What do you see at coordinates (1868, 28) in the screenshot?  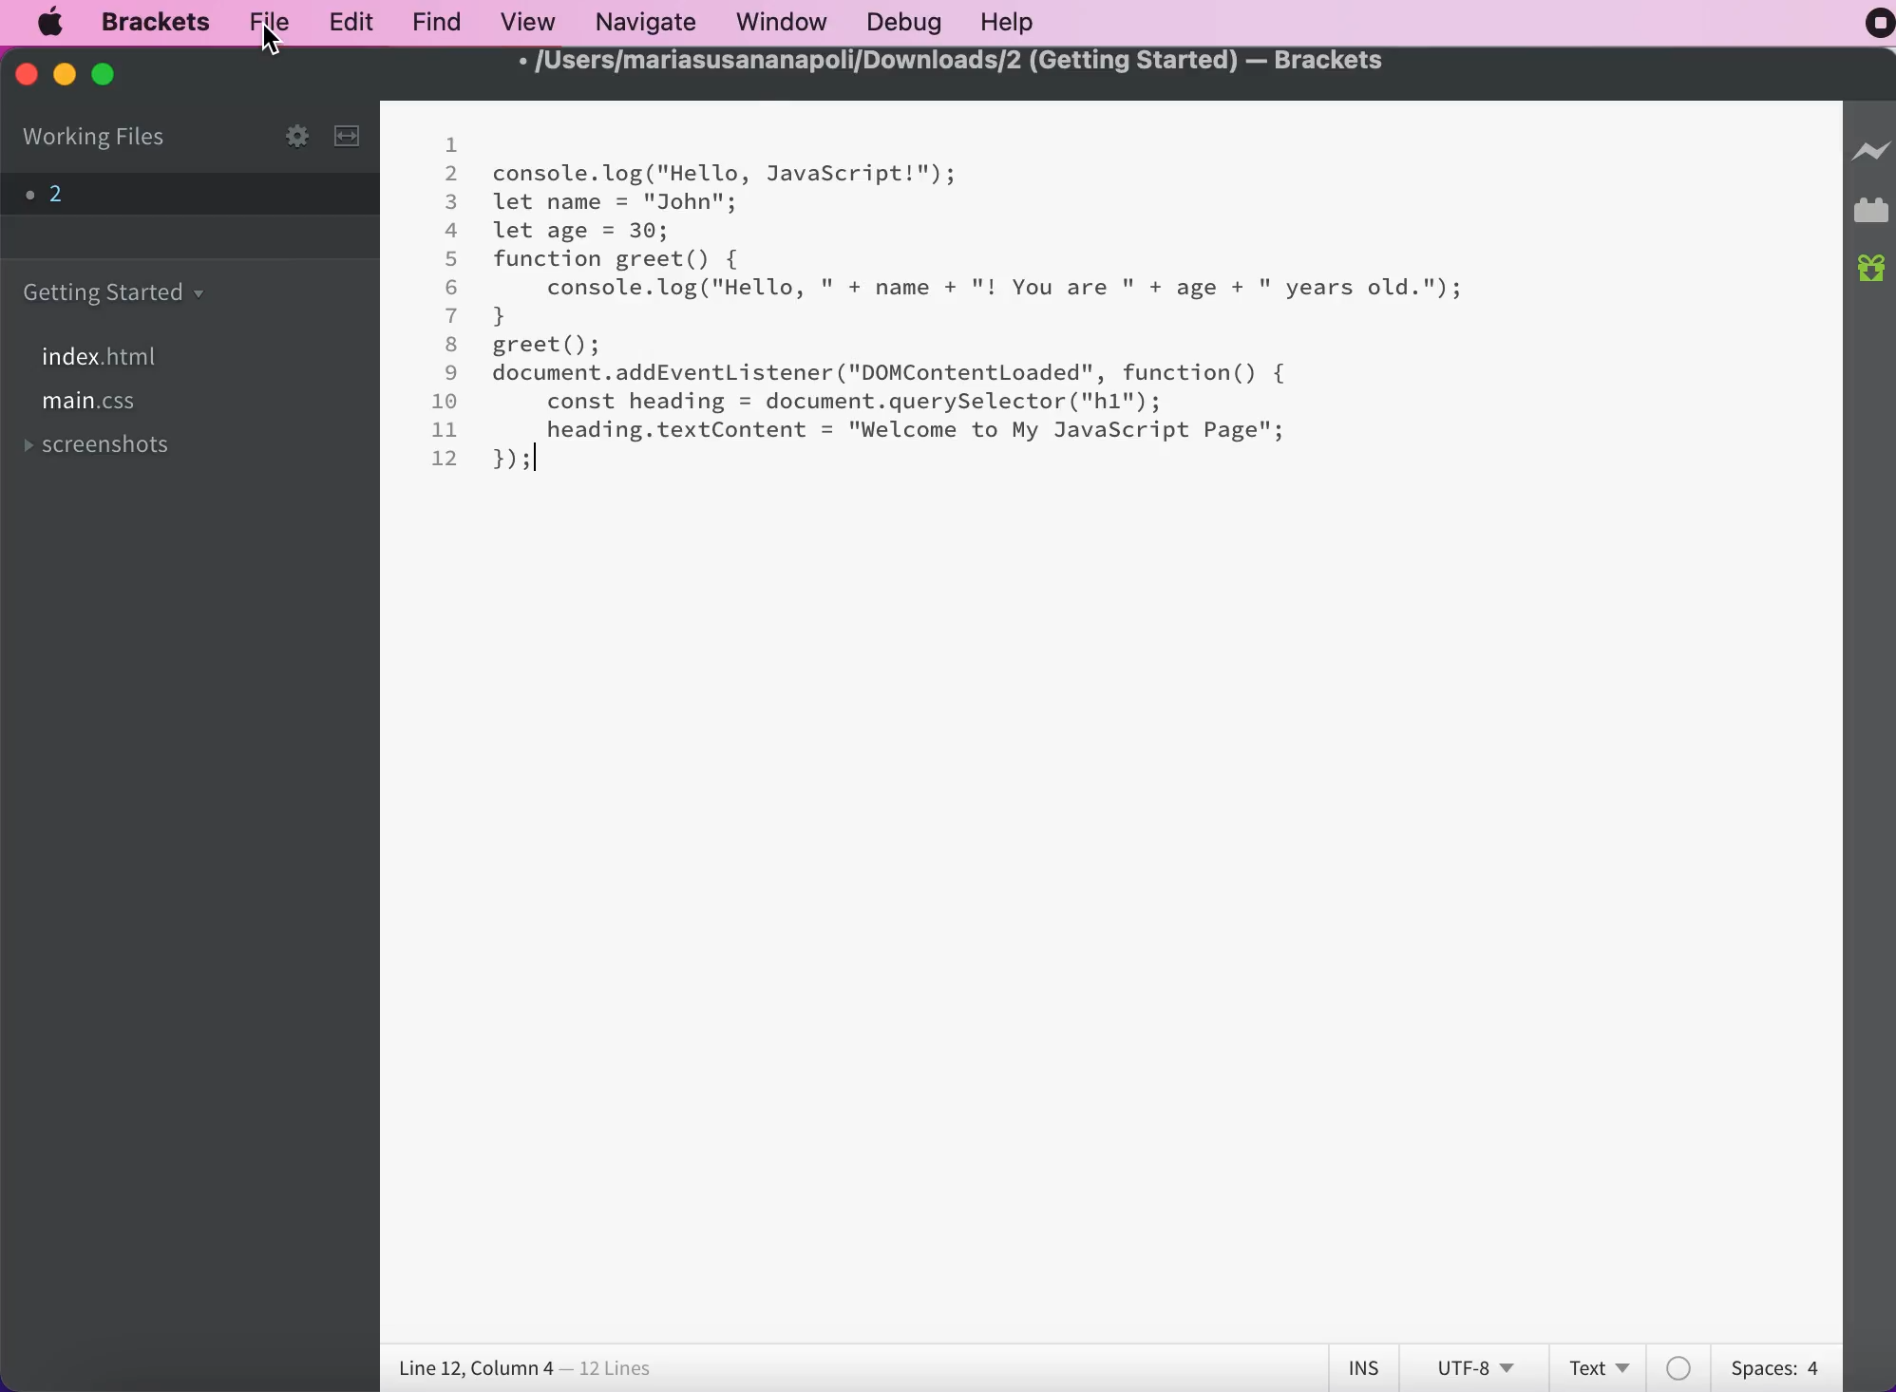 I see `recording stopped` at bounding box center [1868, 28].